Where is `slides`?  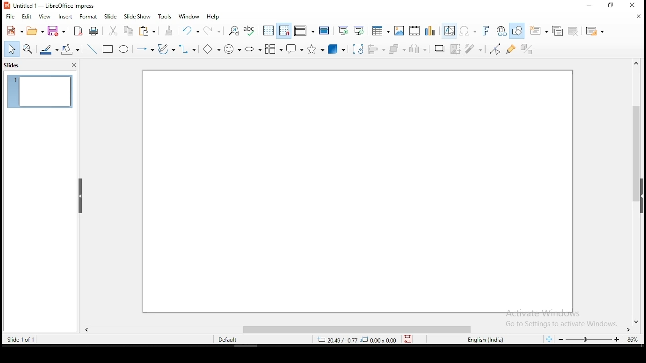 slides is located at coordinates (13, 66).